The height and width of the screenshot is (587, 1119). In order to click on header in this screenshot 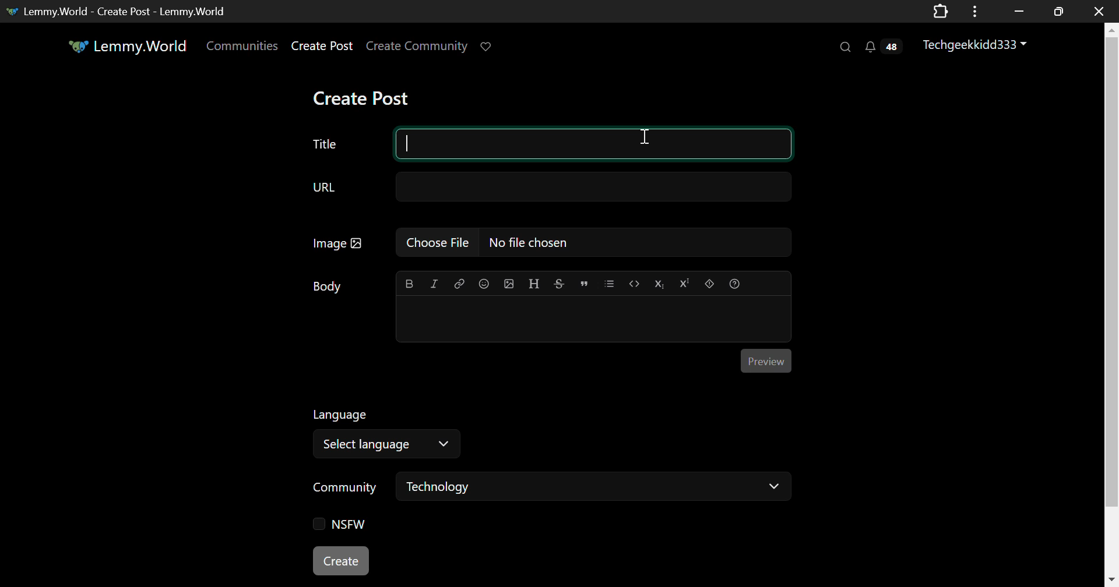, I will do `click(532, 282)`.